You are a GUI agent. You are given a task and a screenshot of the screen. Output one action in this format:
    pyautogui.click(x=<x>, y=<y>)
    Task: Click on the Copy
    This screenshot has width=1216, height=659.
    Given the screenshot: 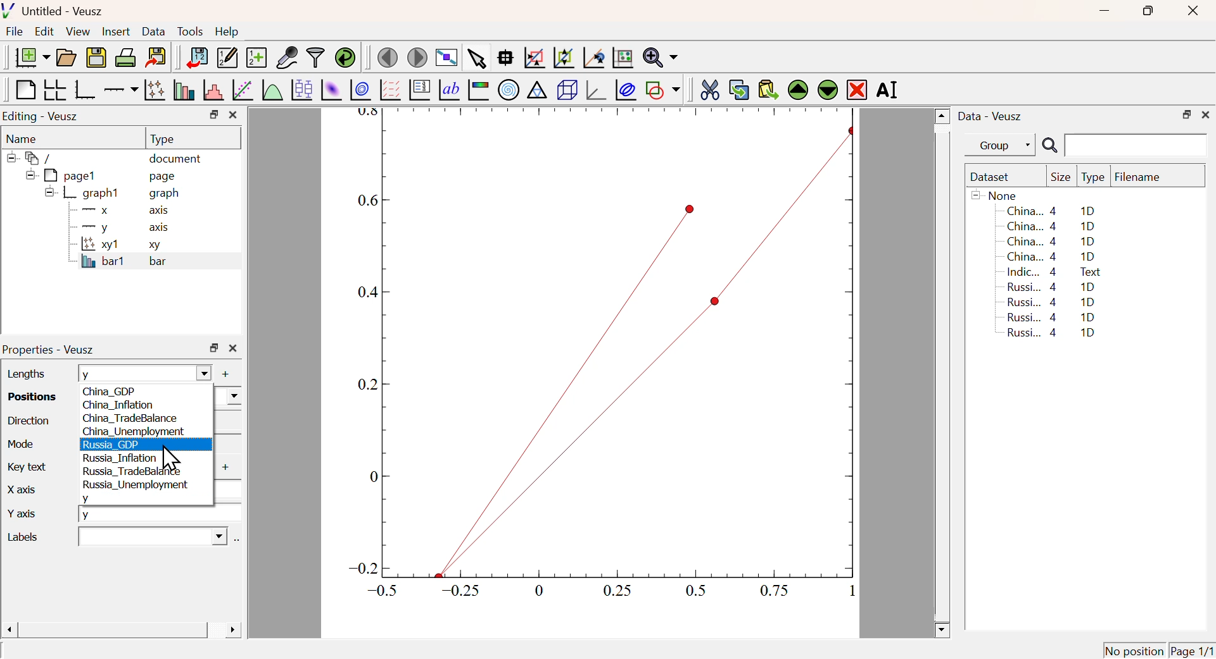 What is the action you would take?
    pyautogui.click(x=738, y=90)
    